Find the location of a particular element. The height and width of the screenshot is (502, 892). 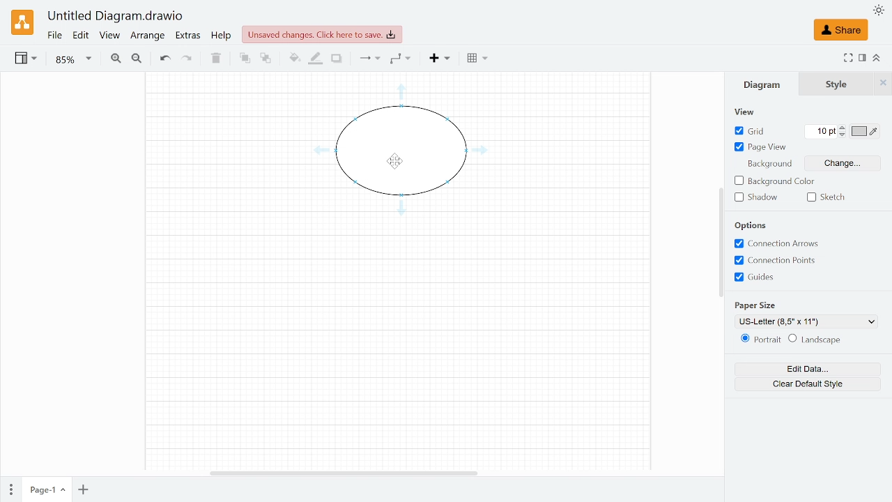

Full screen is located at coordinates (847, 58).